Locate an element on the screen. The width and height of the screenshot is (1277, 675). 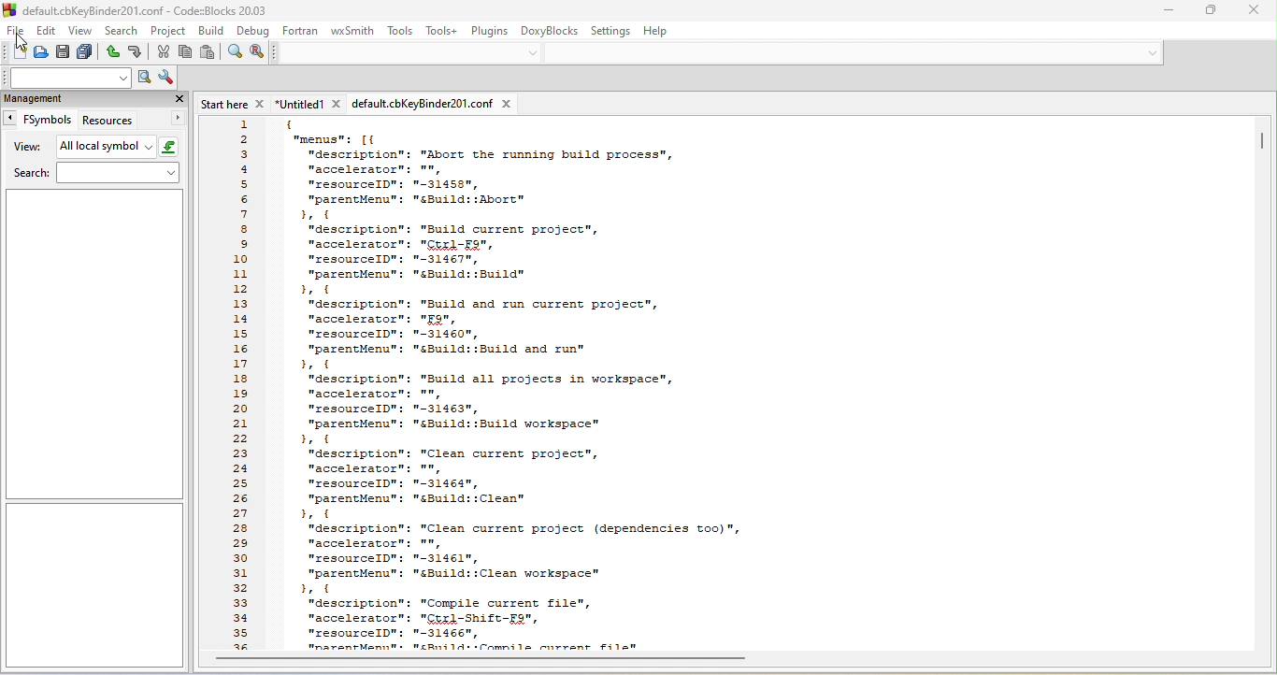
search is located at coordinates (93, 173).